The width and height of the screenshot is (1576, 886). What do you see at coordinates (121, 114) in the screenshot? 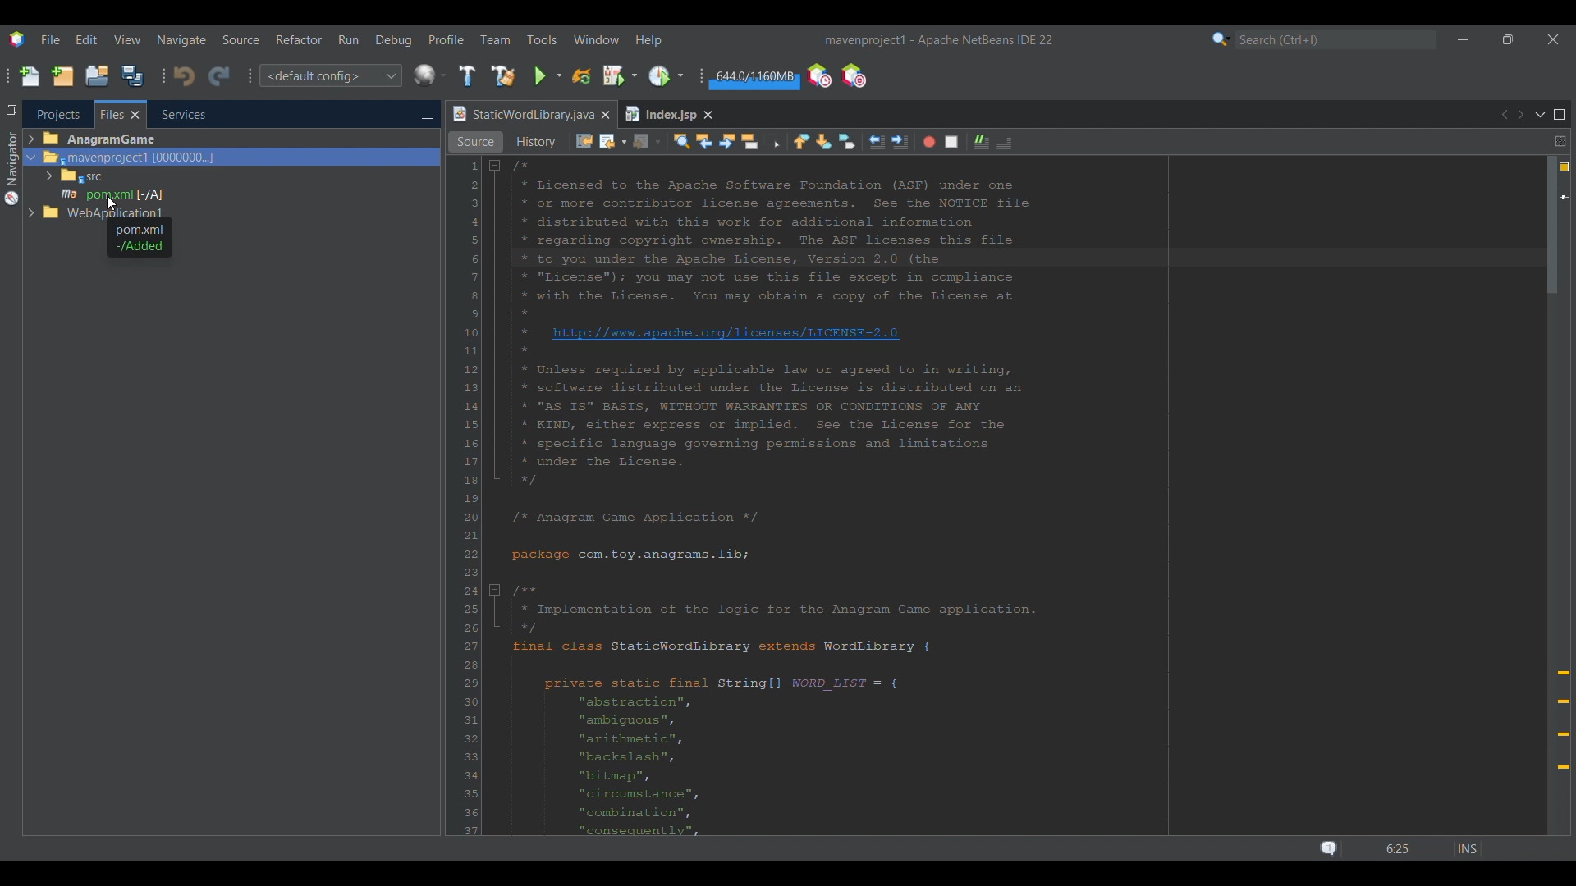
I see `Current selection highlighted` at bounding box center [121, 114].